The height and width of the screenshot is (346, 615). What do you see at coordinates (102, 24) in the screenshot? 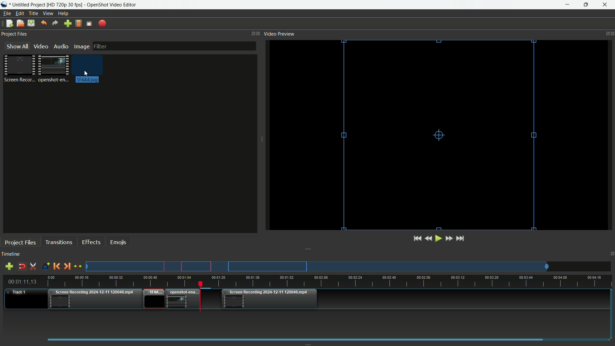
I see `Export` at bounding box center [102, 24].